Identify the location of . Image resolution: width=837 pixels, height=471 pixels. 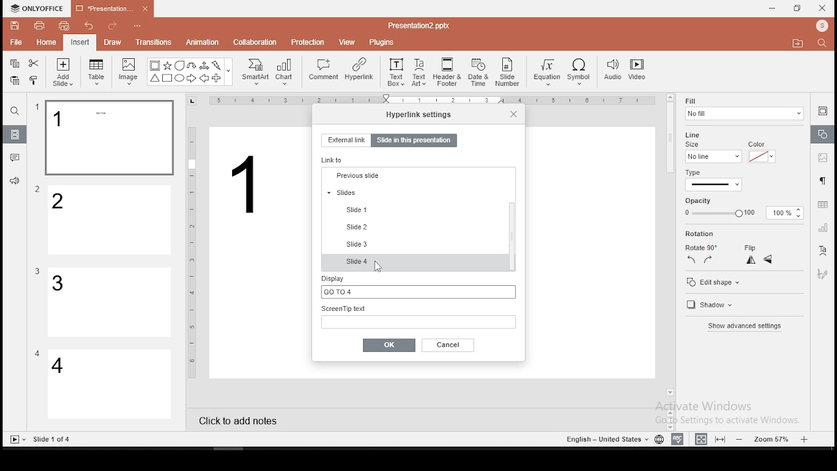
(37, 107).